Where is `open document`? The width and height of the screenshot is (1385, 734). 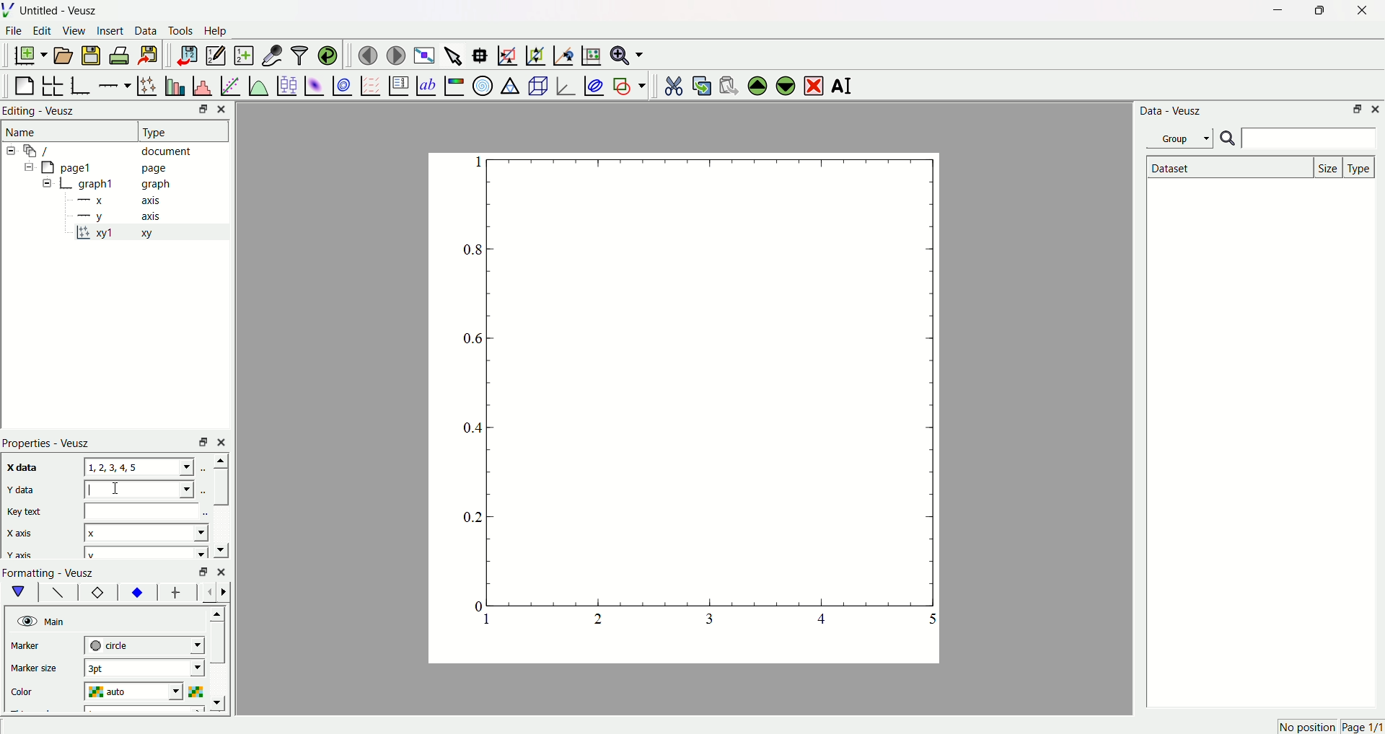
open document is located at coordinates (64, 55).